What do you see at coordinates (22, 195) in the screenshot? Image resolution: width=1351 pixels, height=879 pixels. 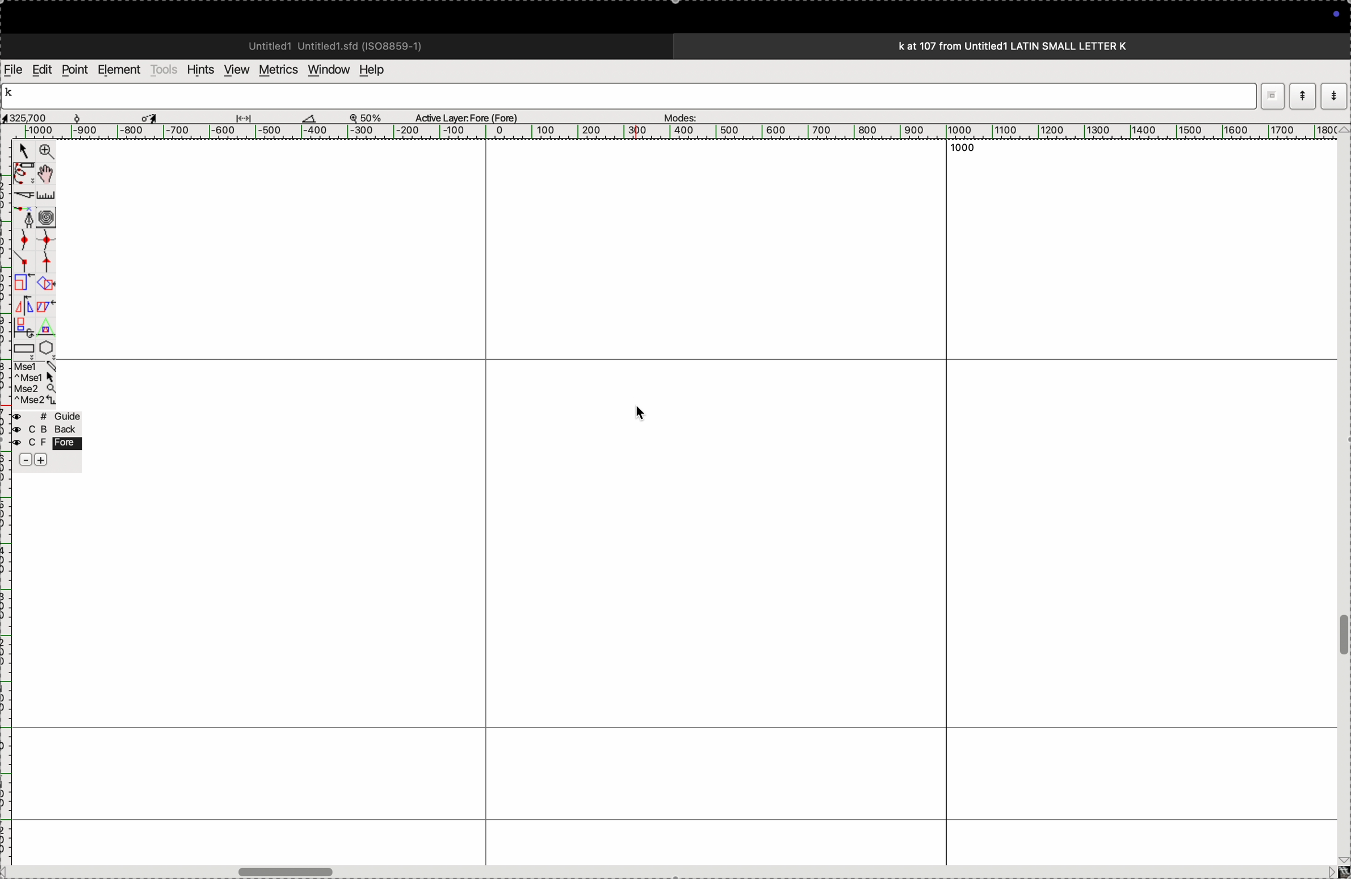 I see `cut` at bounding box center [22, 195].